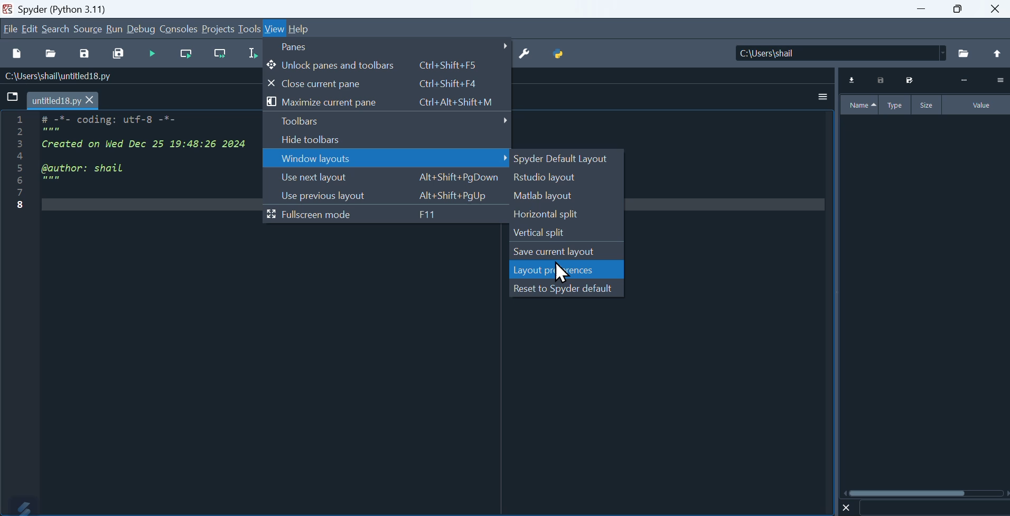  Describe the element at coordinates (999, 80) in the screenshot. I see `Option` at that location.